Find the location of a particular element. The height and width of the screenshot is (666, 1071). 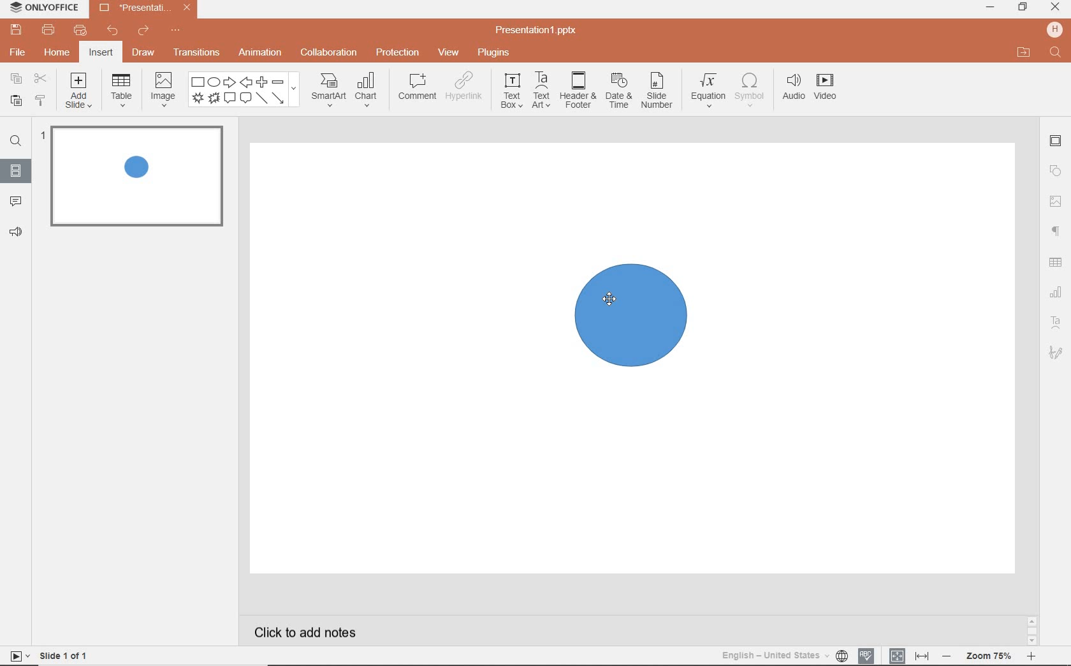

date & time is located at coordinates (619, 91).